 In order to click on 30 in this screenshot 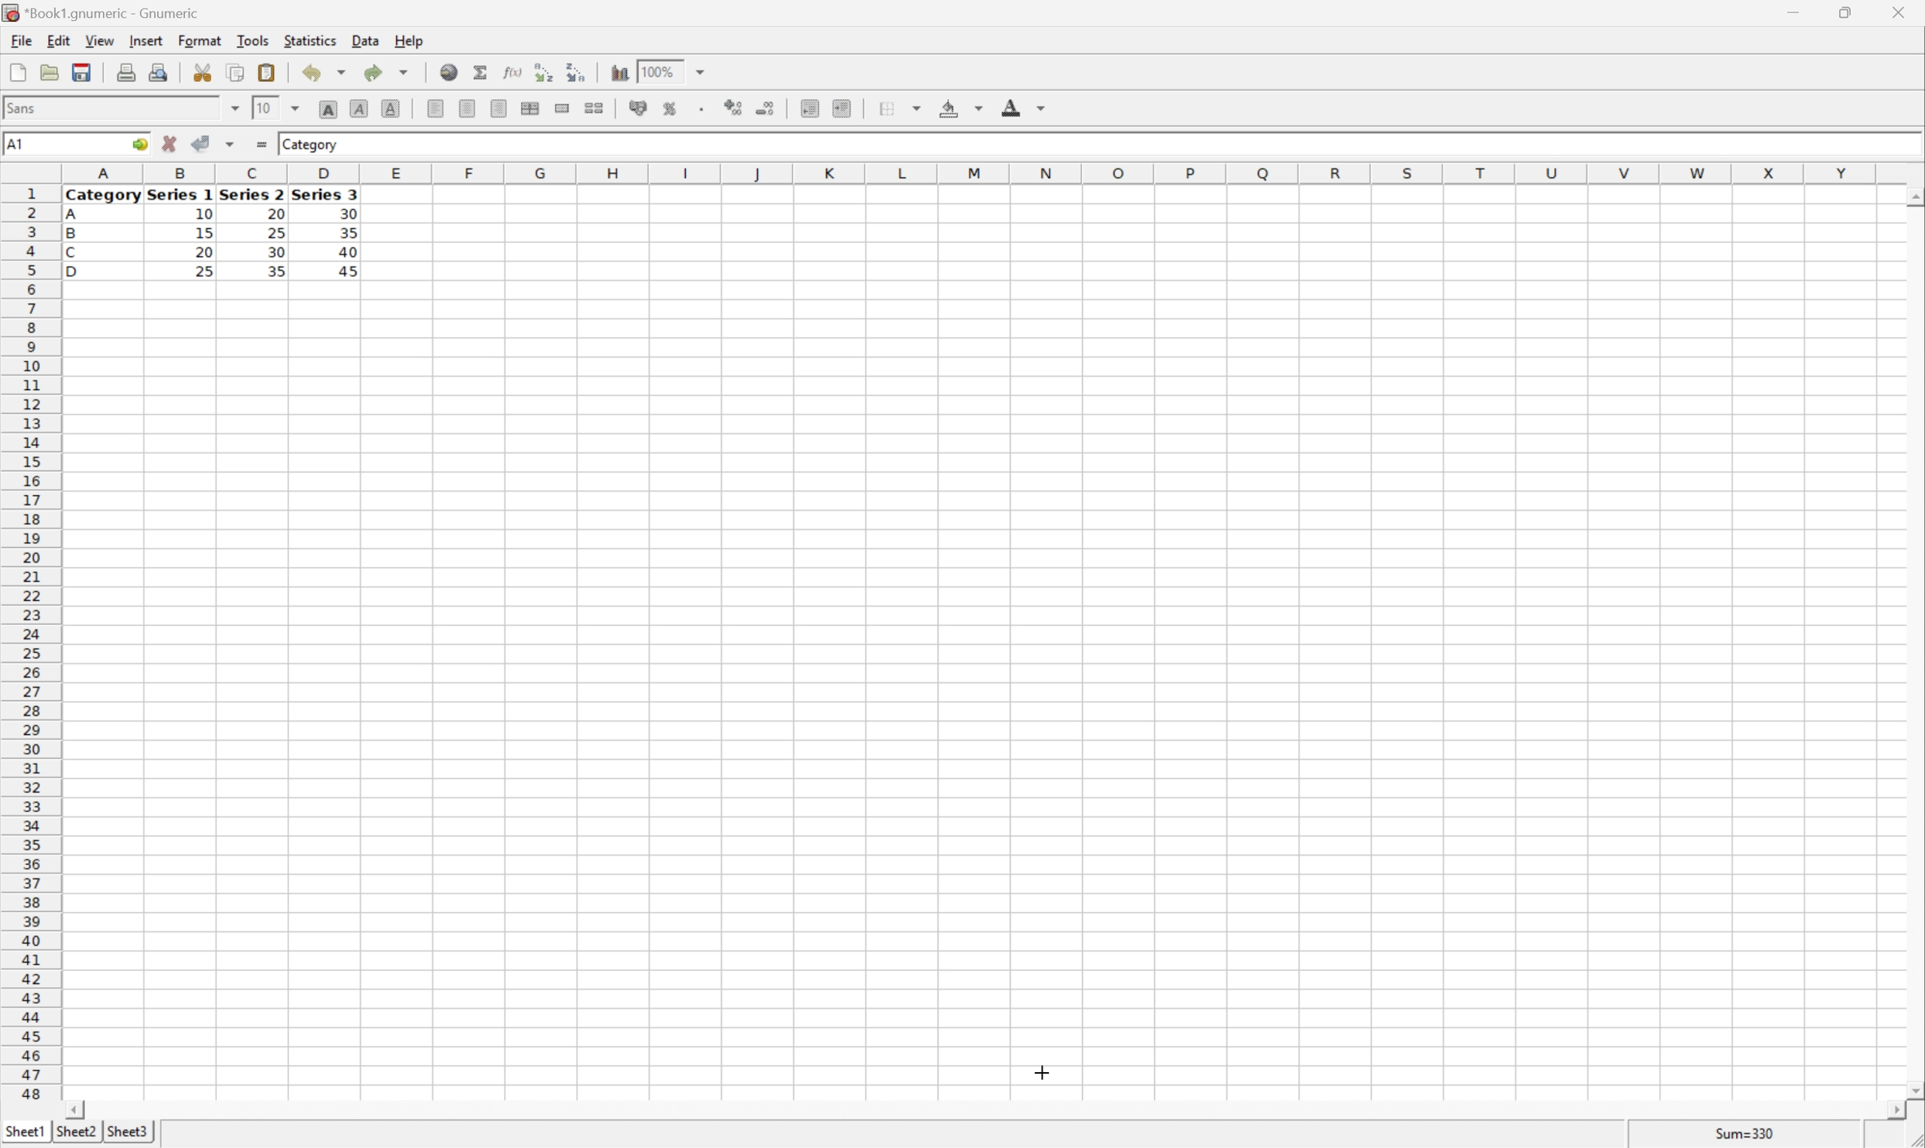, I will do `click(278, 254)`.